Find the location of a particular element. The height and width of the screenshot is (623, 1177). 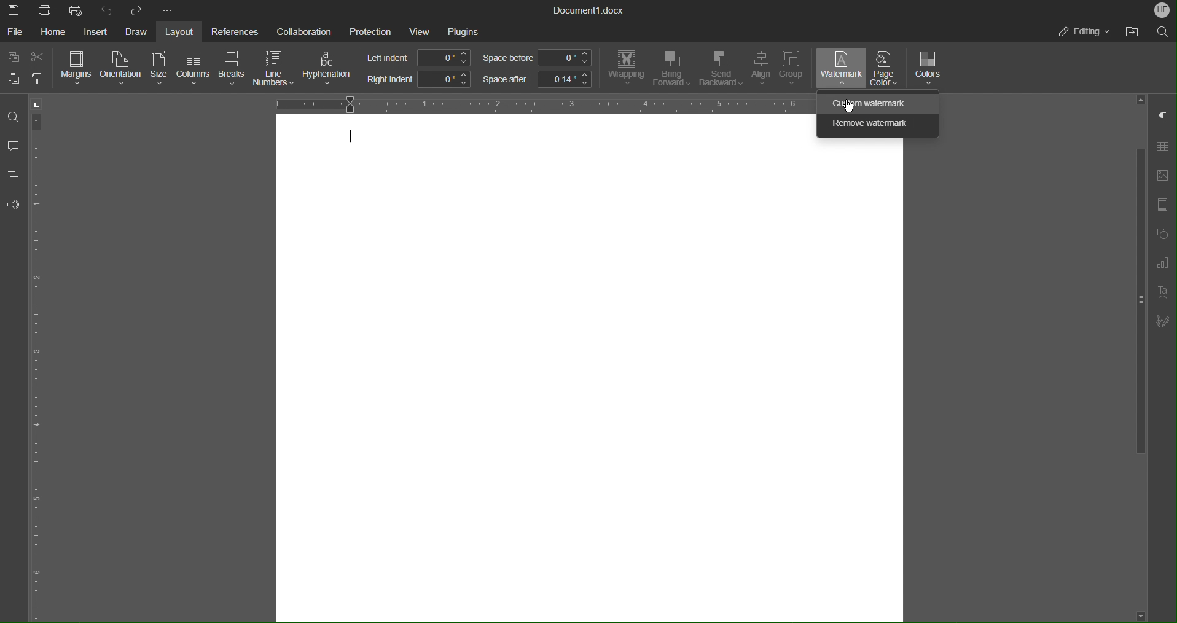

Protection is located at coordinates (370, 31).